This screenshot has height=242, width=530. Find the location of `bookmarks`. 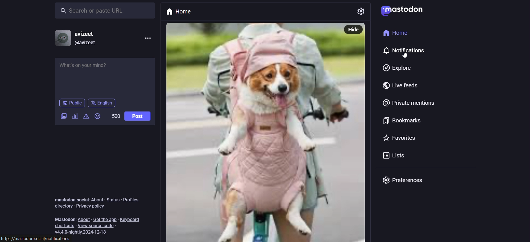

bookmarks is located at coordinates (400, 122).